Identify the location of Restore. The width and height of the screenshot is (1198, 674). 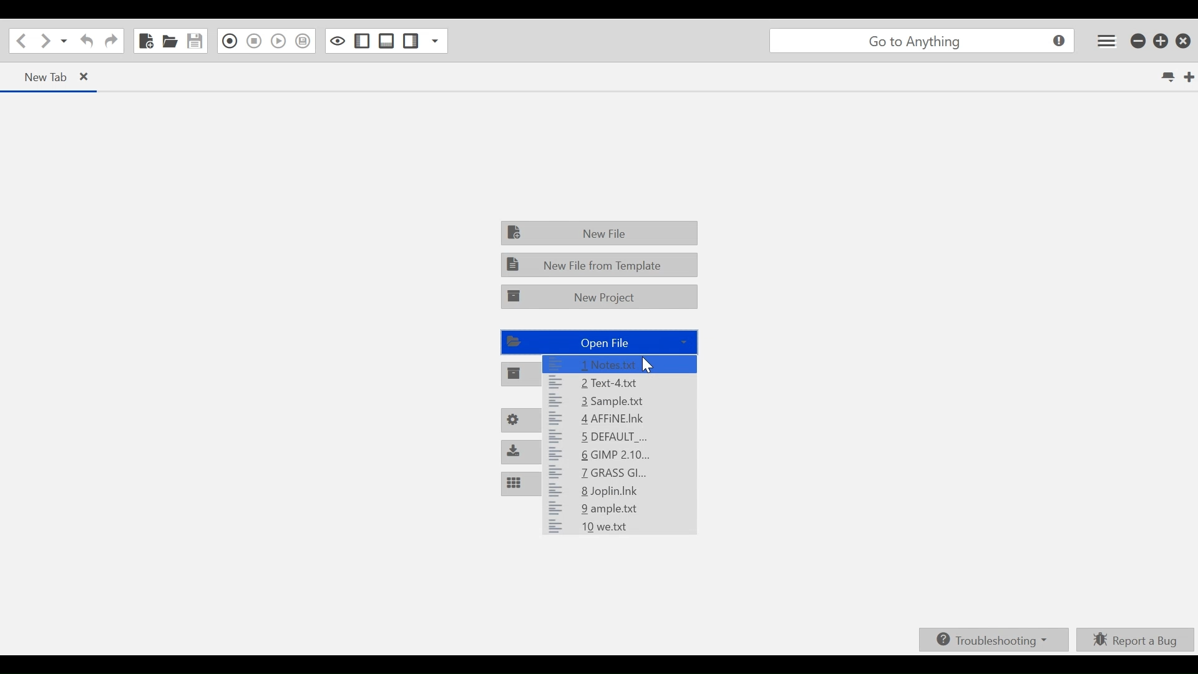
(1159, 41).